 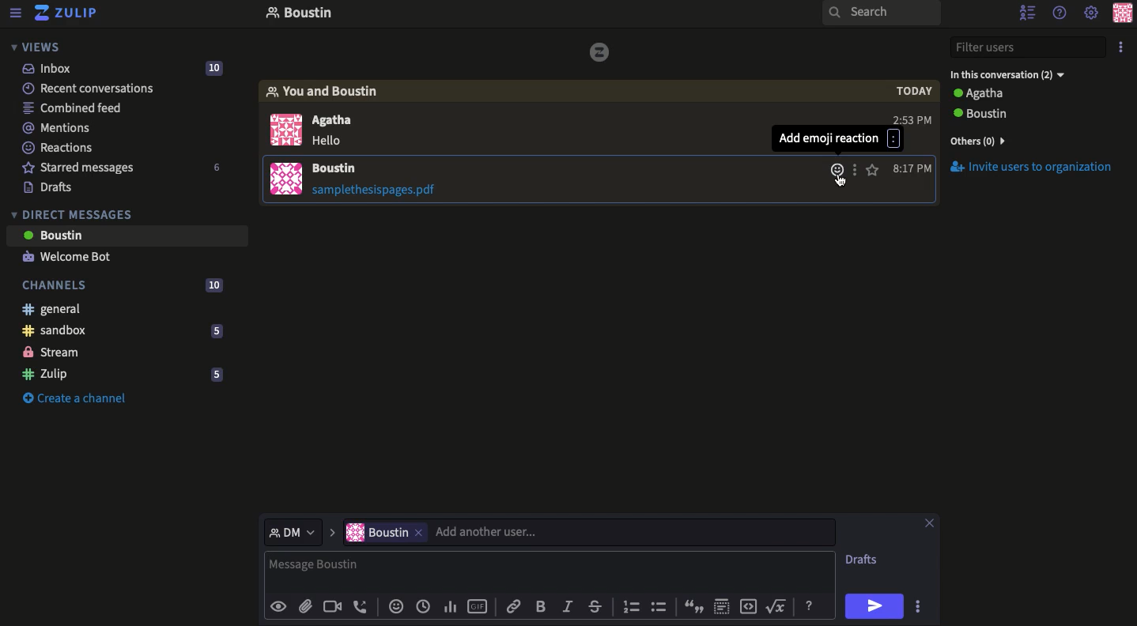 What do you see at coordinates (545, 605) in the screenshot?
I see `Bold` at bounding box center [545, 605].